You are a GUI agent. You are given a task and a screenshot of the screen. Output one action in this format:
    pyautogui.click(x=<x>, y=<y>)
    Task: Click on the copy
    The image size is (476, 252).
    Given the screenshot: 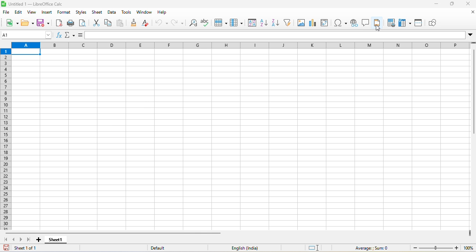 What is the action you would take?
    pyautogui.click(x=109, y=24)
    